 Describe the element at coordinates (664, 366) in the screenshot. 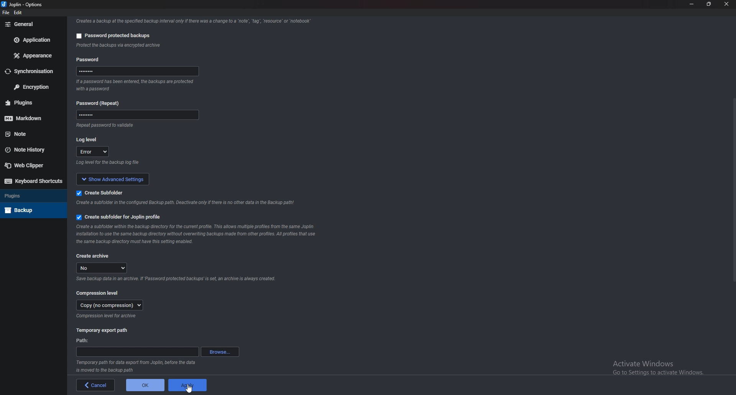

I see `activate windows` at that location.